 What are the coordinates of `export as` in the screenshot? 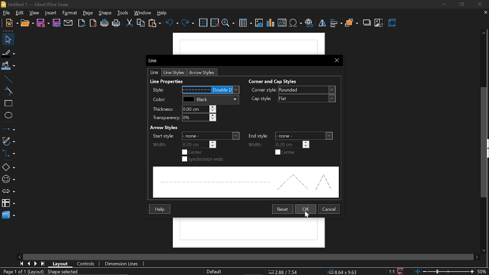 It's located at (92, 24).